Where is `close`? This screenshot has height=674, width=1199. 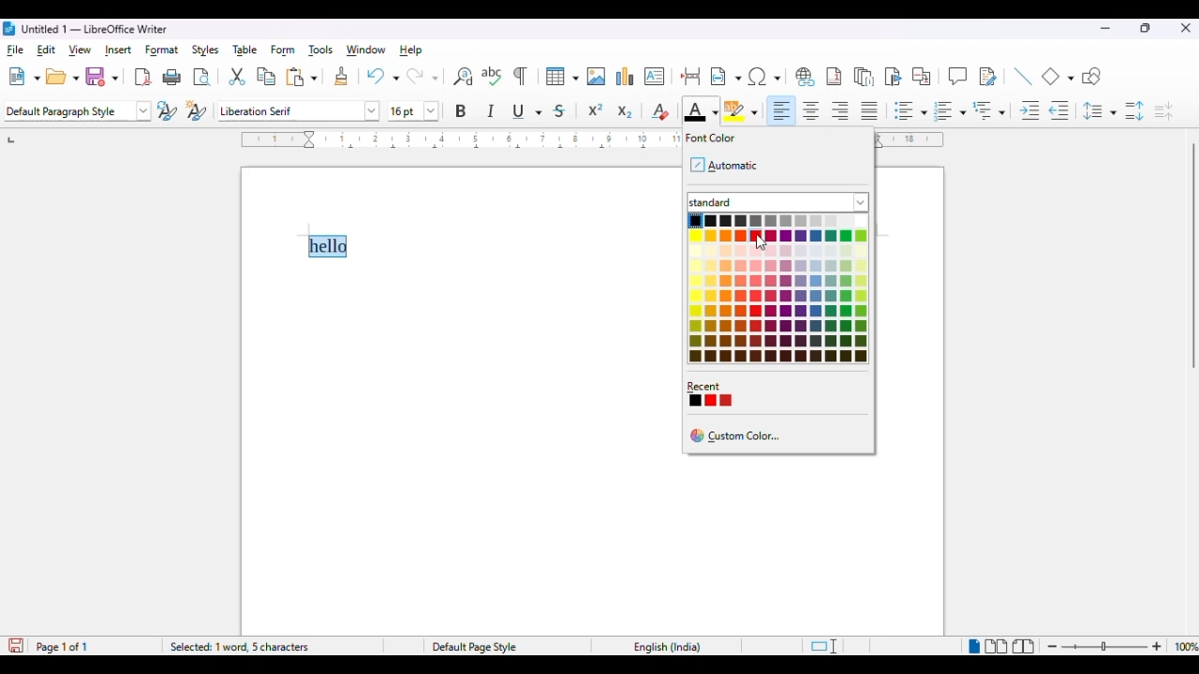 close is located at coordinates (1186, 29).